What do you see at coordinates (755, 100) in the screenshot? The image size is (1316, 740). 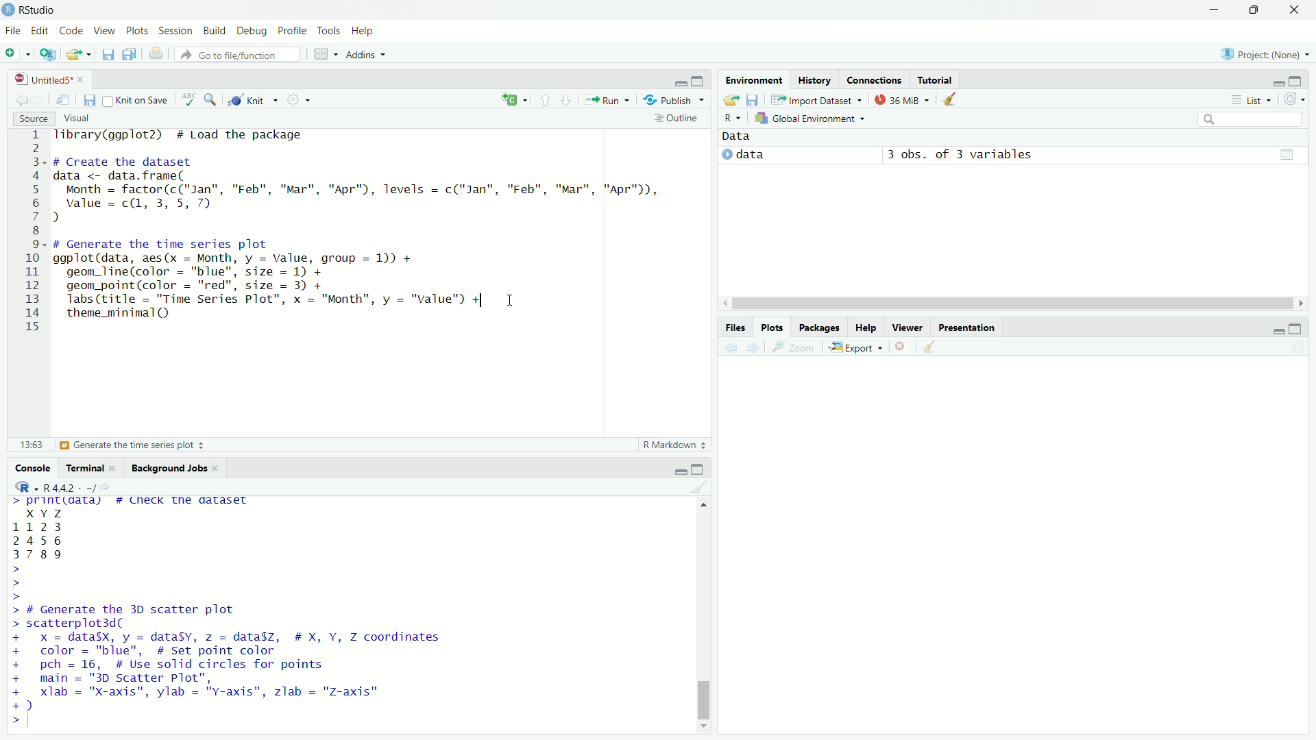 I see `save workspace as` at bounding box center [755, 100].